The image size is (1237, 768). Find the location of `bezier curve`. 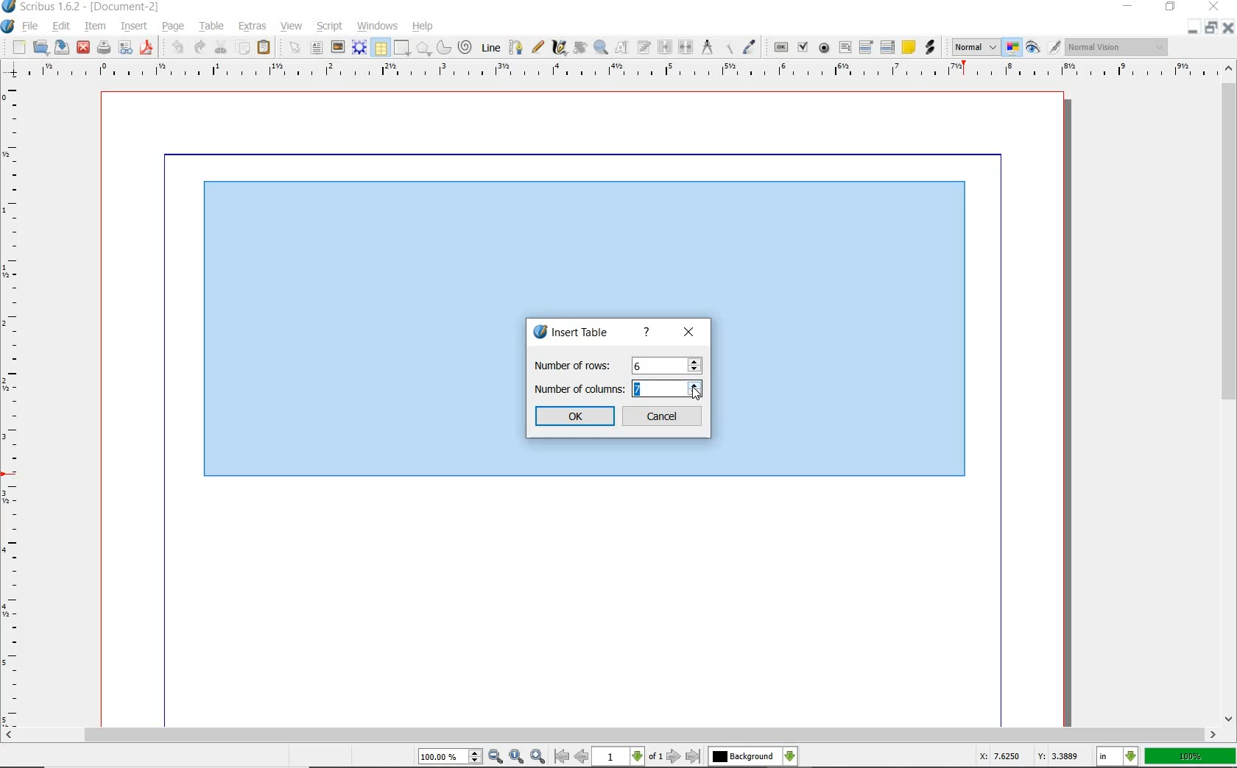

bezier curve is located at coordinates (516, 49).